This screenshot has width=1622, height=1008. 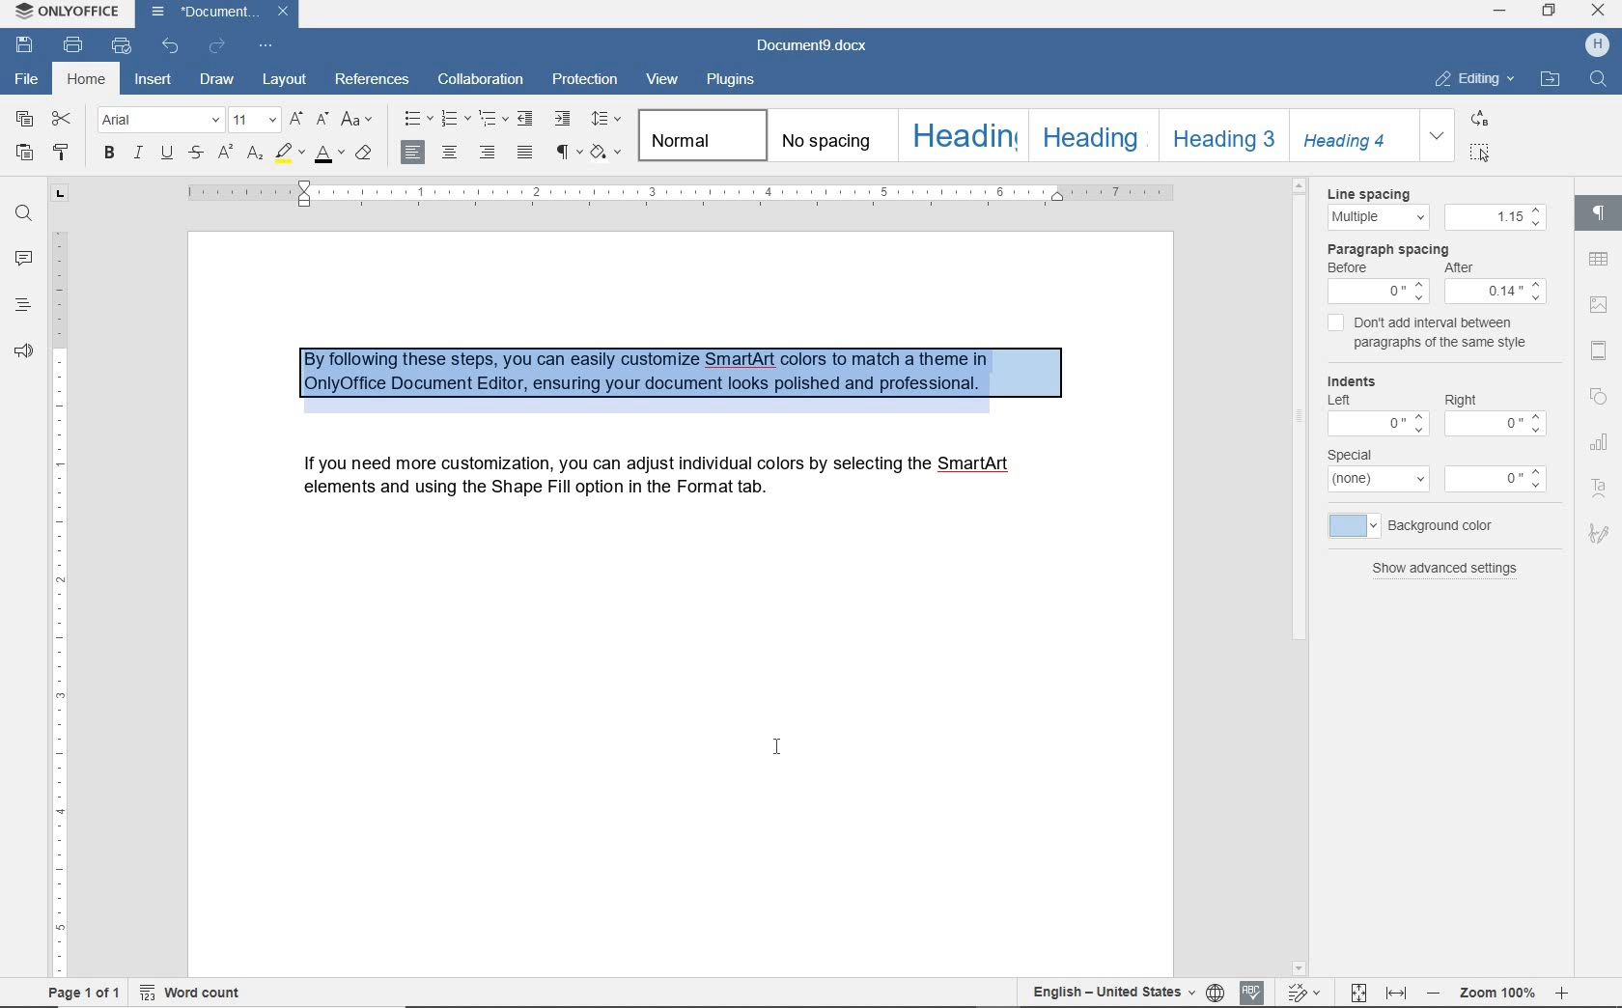 What do you see at coordinates (225, 153) in the screenshot?
I see `superscript` at bounding box center [225, 153].